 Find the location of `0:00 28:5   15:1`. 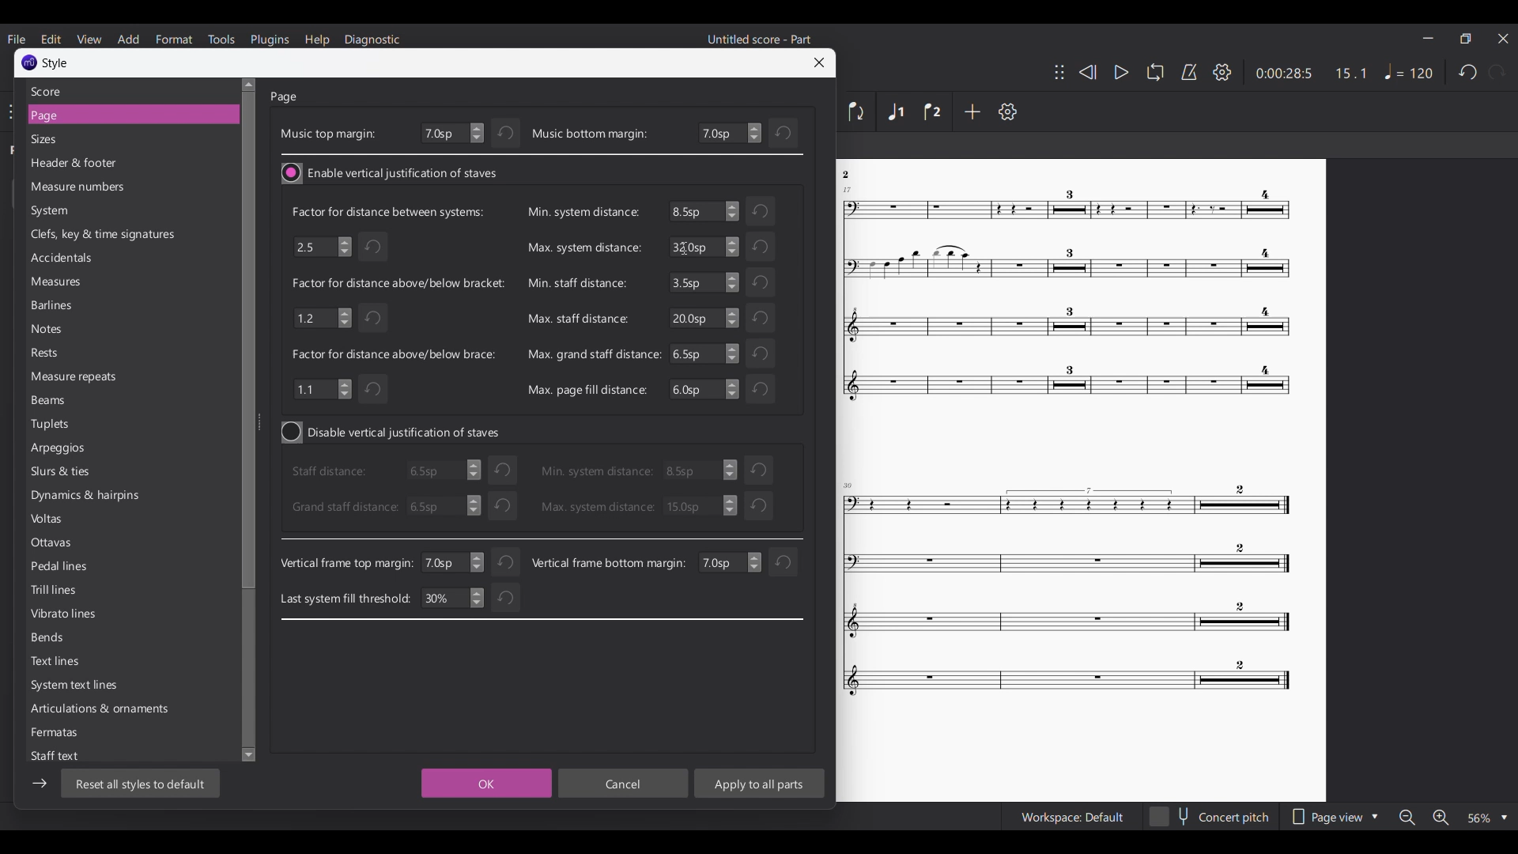

0:00 28:5   15:1 is located at coordinates (1310, 74).